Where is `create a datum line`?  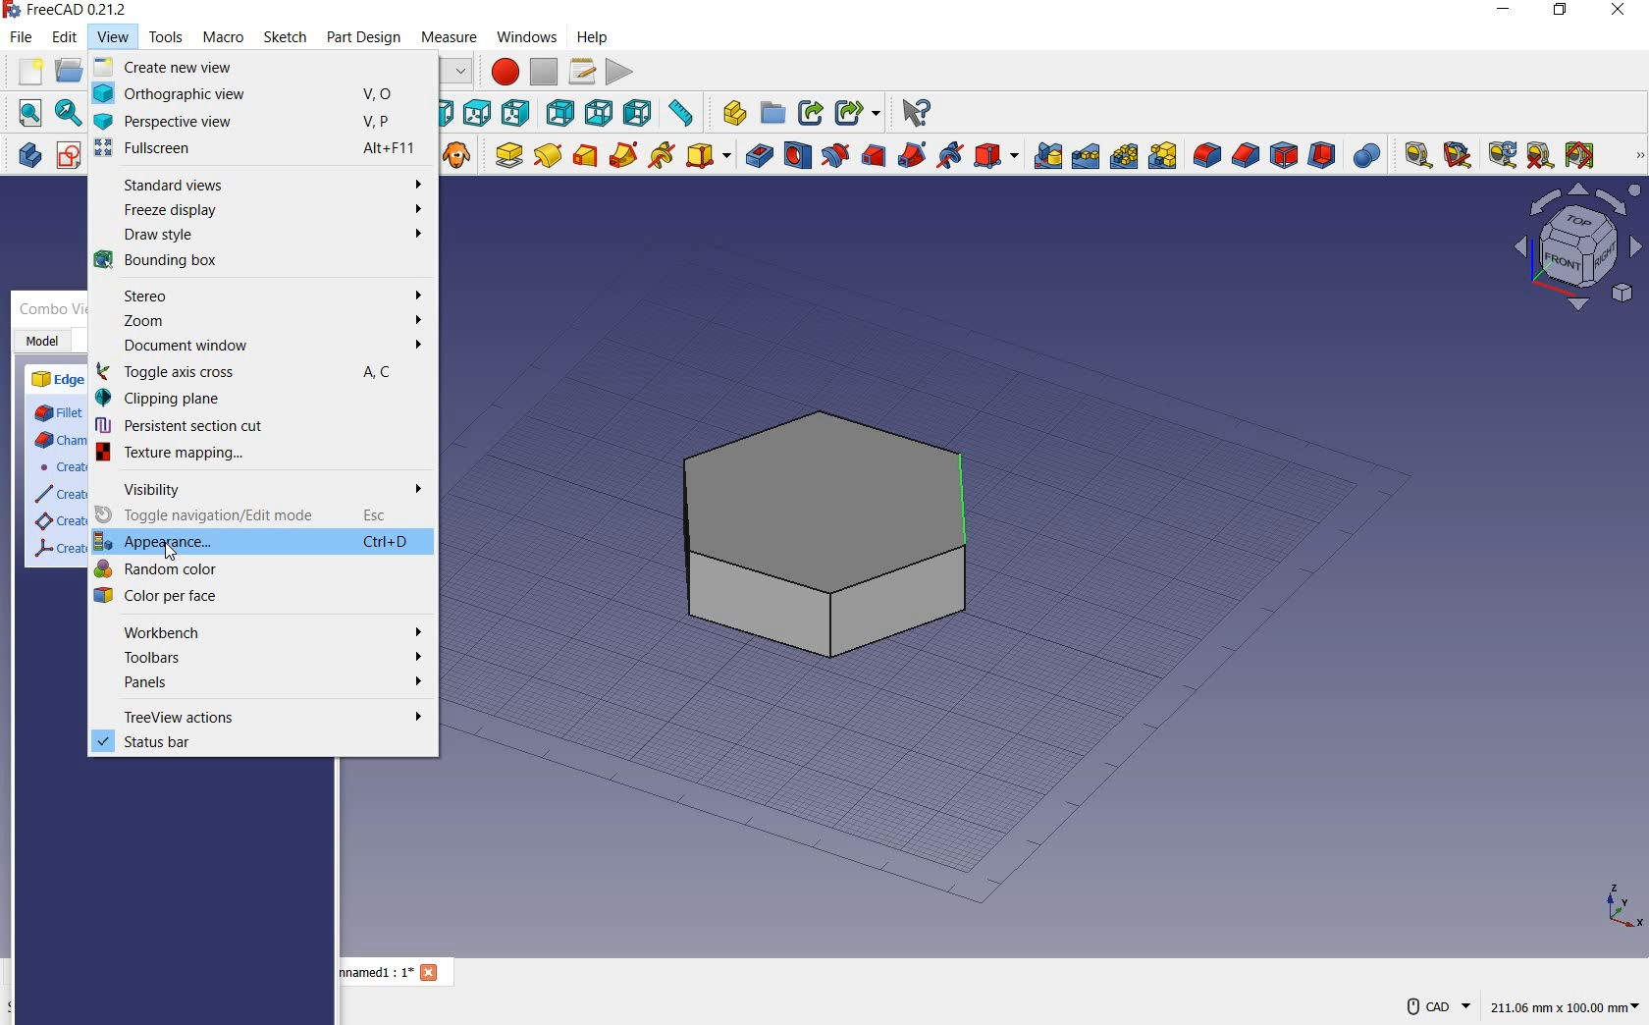
create a datum line is located at coordinates (59, 496).